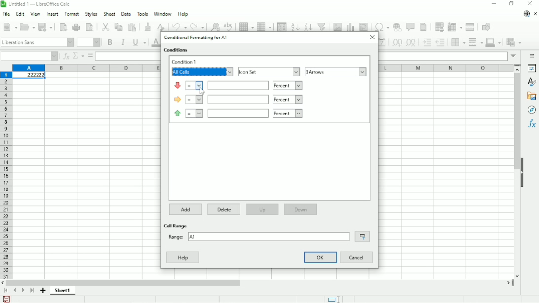  I want to click on Split window, so click(470, 26).